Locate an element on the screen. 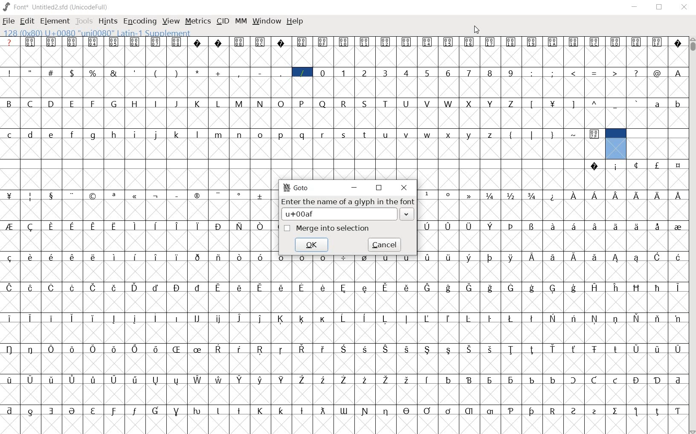 Image resolution: width=696 pixels, height=434 pixels. empty spaces is located at coordinates (293, 164).